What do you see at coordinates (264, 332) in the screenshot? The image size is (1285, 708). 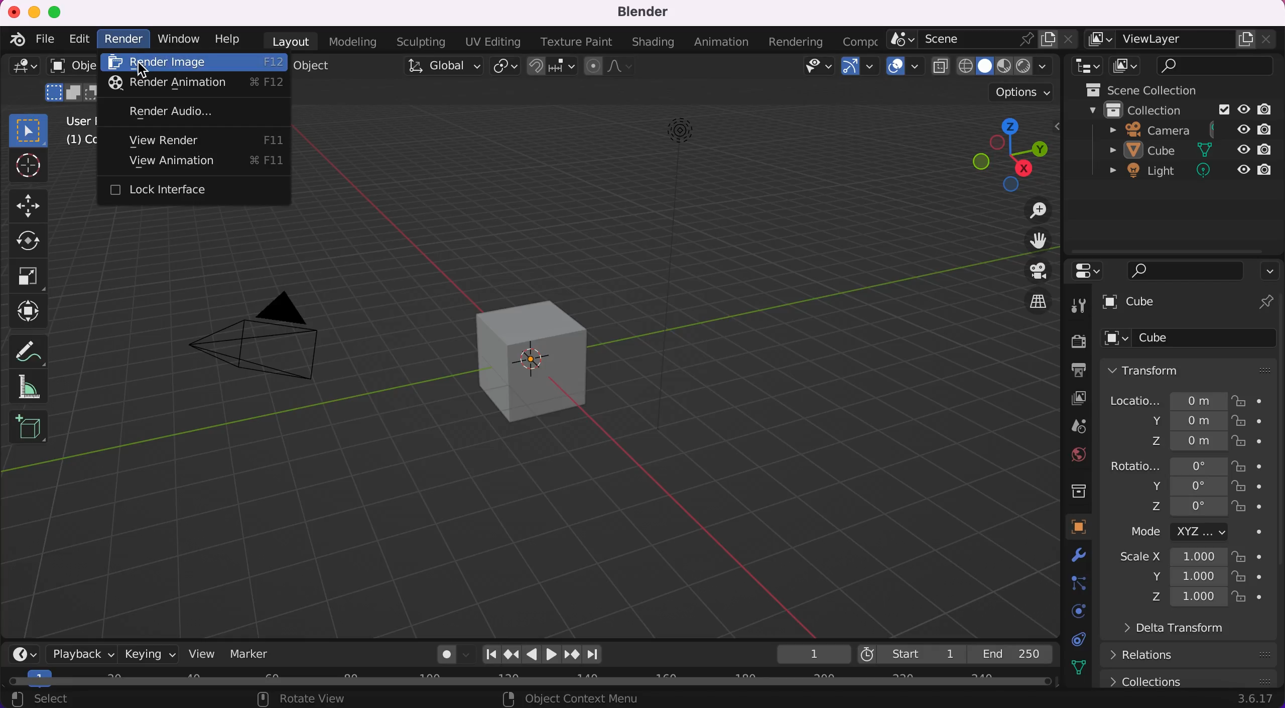 I see `camera` at bounding box center [264, 332].